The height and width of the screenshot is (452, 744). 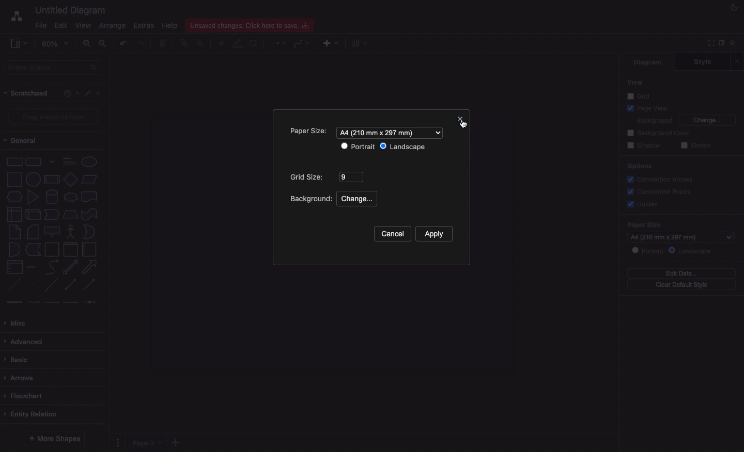 I want to click on Search shapes, so click(x=52, y=68).